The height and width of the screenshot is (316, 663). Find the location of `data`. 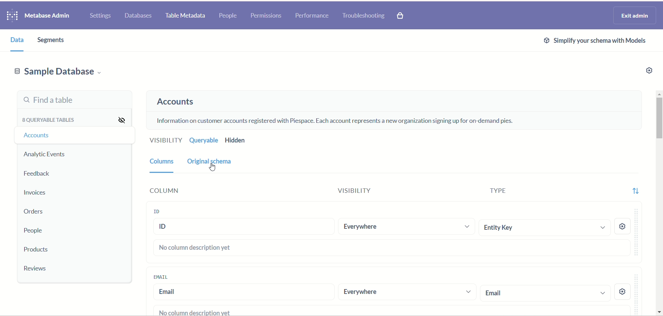

data is located at coordinates (19, 41).